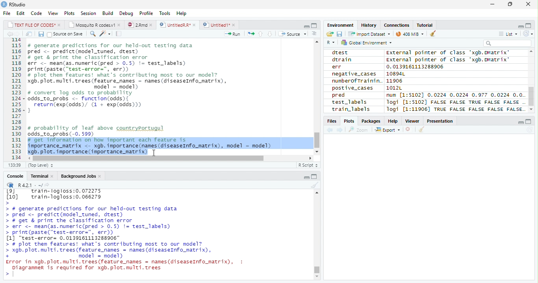 The height and width of the screenshot is (283, 538). What do you see at coordinates (395, 81) in the screenshot?
I see `11906` at bounding box center [395, 81].